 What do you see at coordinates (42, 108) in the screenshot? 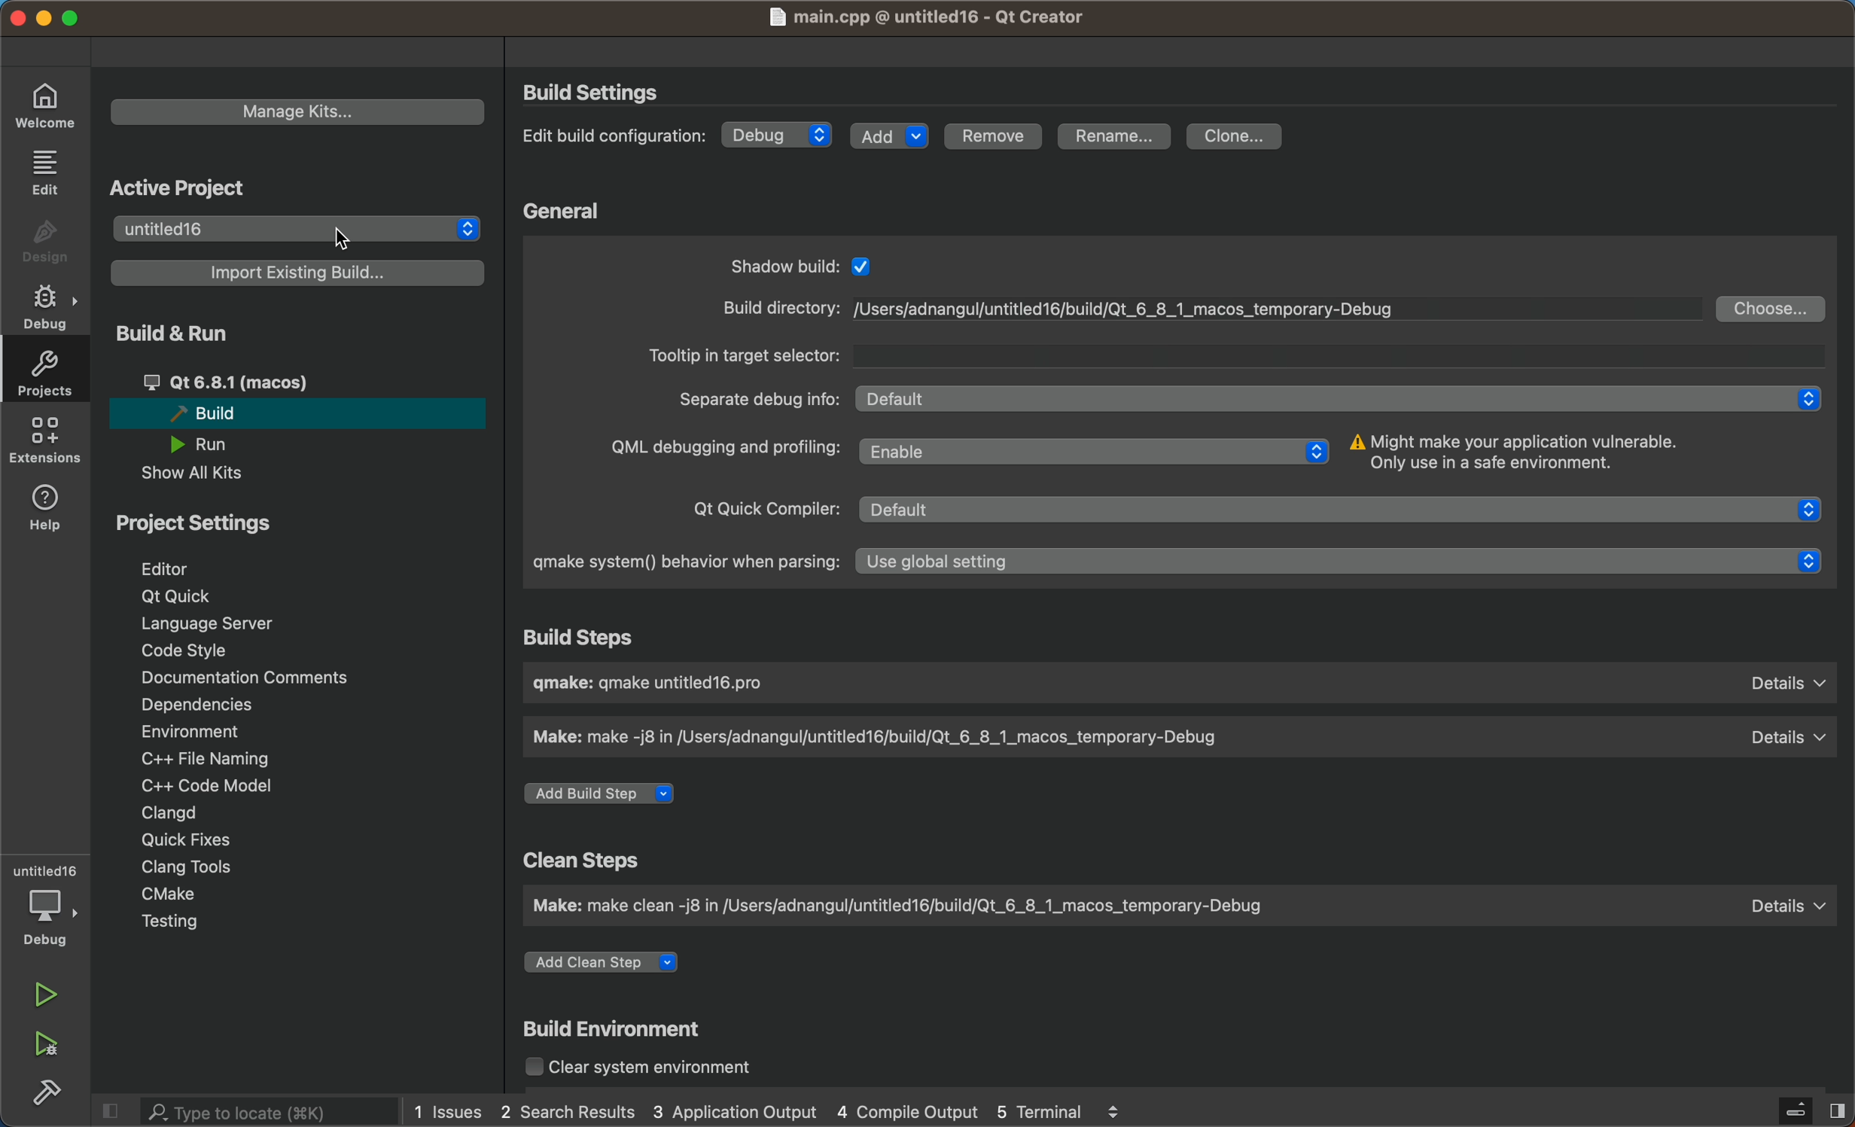
I see `welocme` at bounding box center [42, 108].